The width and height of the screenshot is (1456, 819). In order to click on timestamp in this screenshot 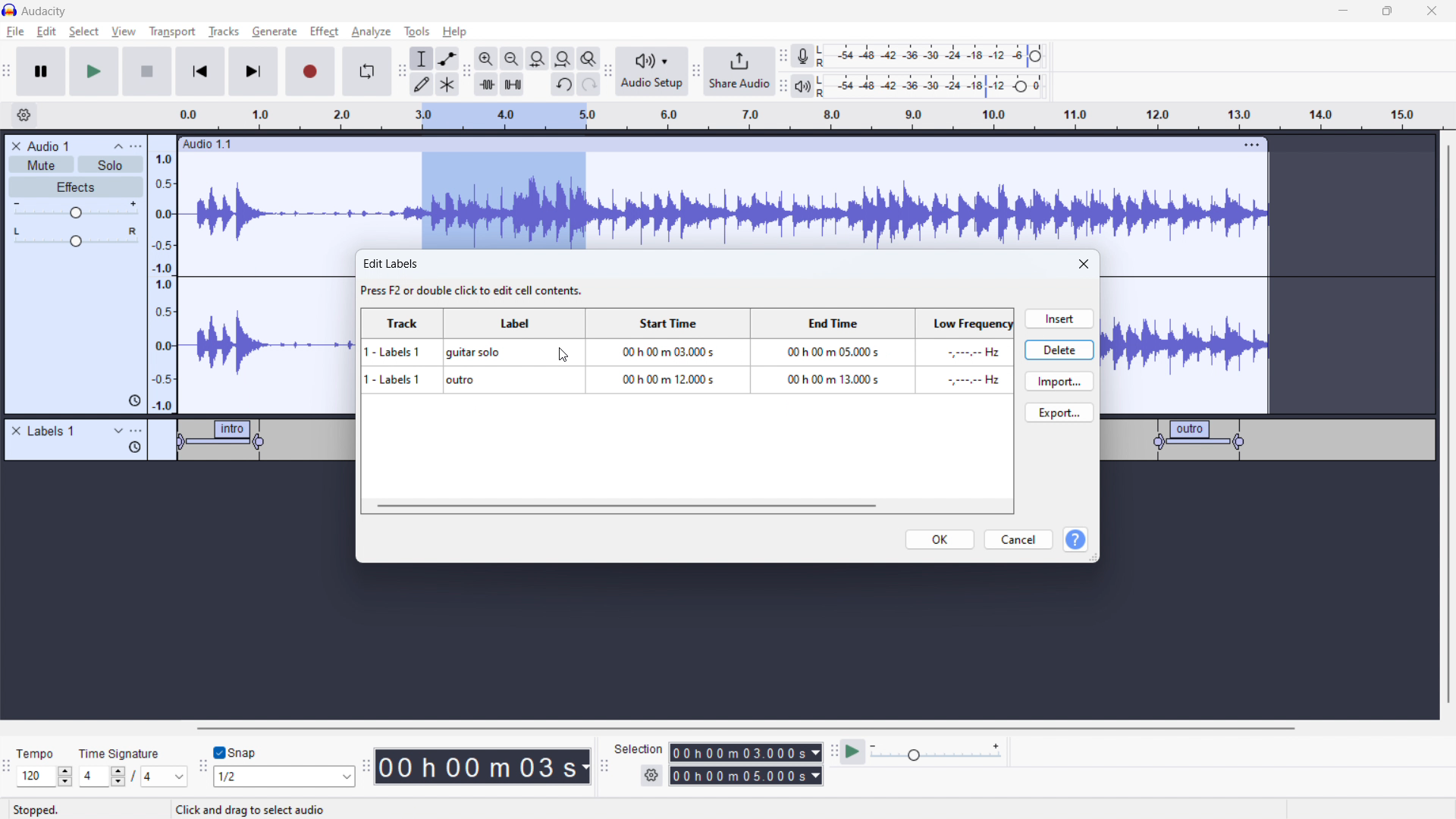, I will do `click(483, 765)`.